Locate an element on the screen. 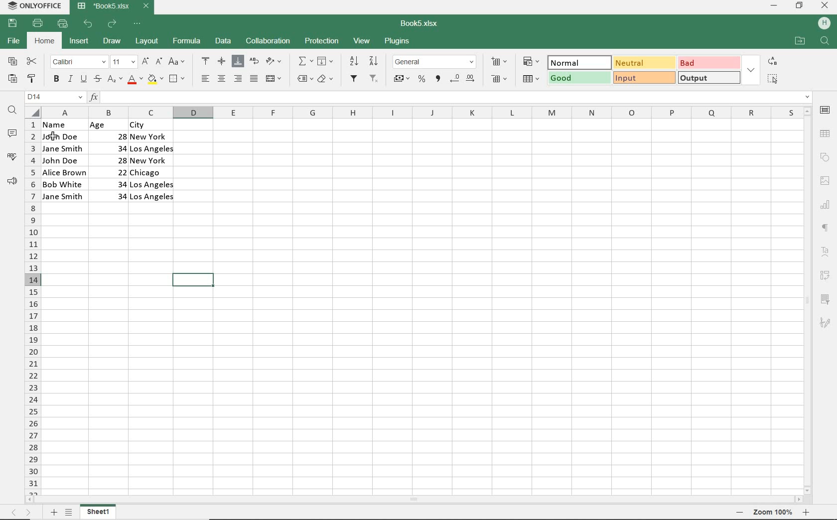  ADD SHEETS is located at coordinates (53, 513).